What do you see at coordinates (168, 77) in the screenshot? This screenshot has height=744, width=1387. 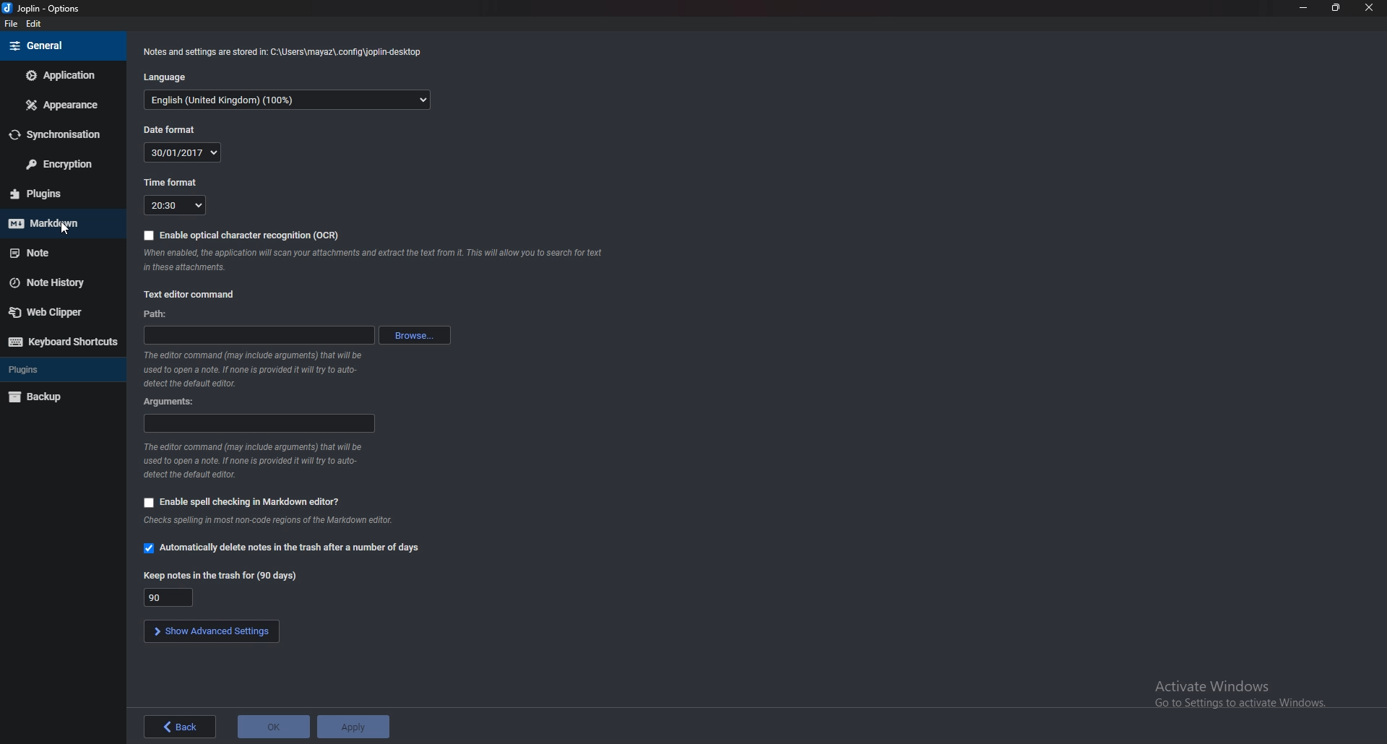 I see `Language` at bounding box center [168, 77].